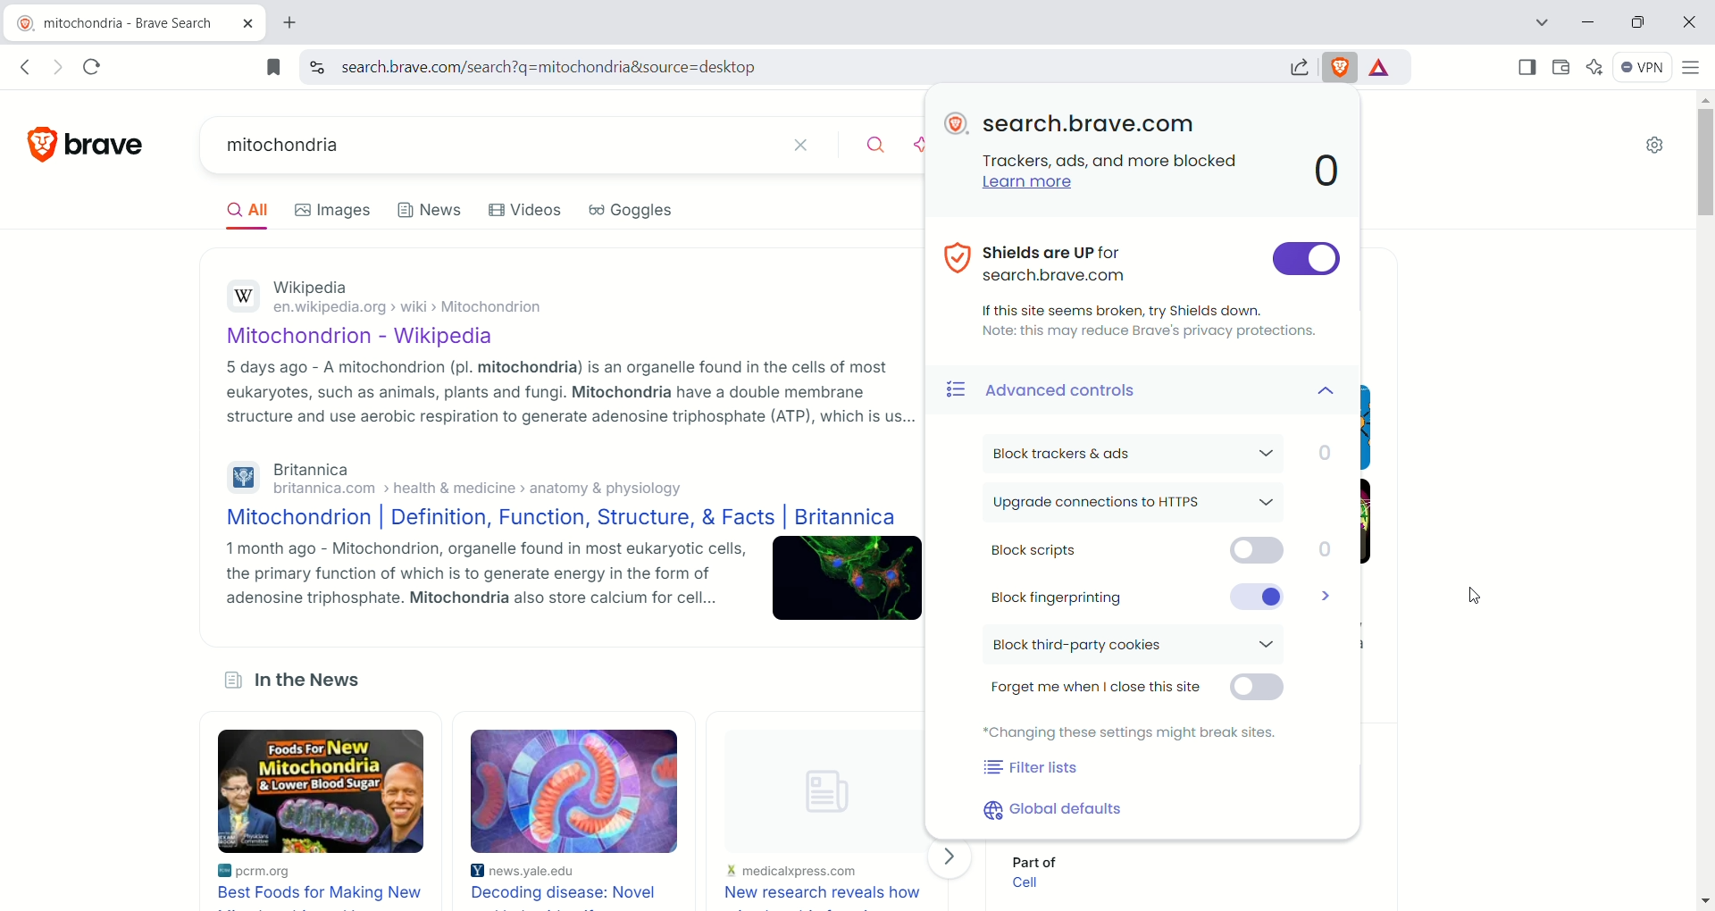 Image resolution: width=1715 pixels, height=911 pixels. What do you see at coordinates (288, 24) in the screenshot?
I see `new tab` at bounding box center [288, 24].